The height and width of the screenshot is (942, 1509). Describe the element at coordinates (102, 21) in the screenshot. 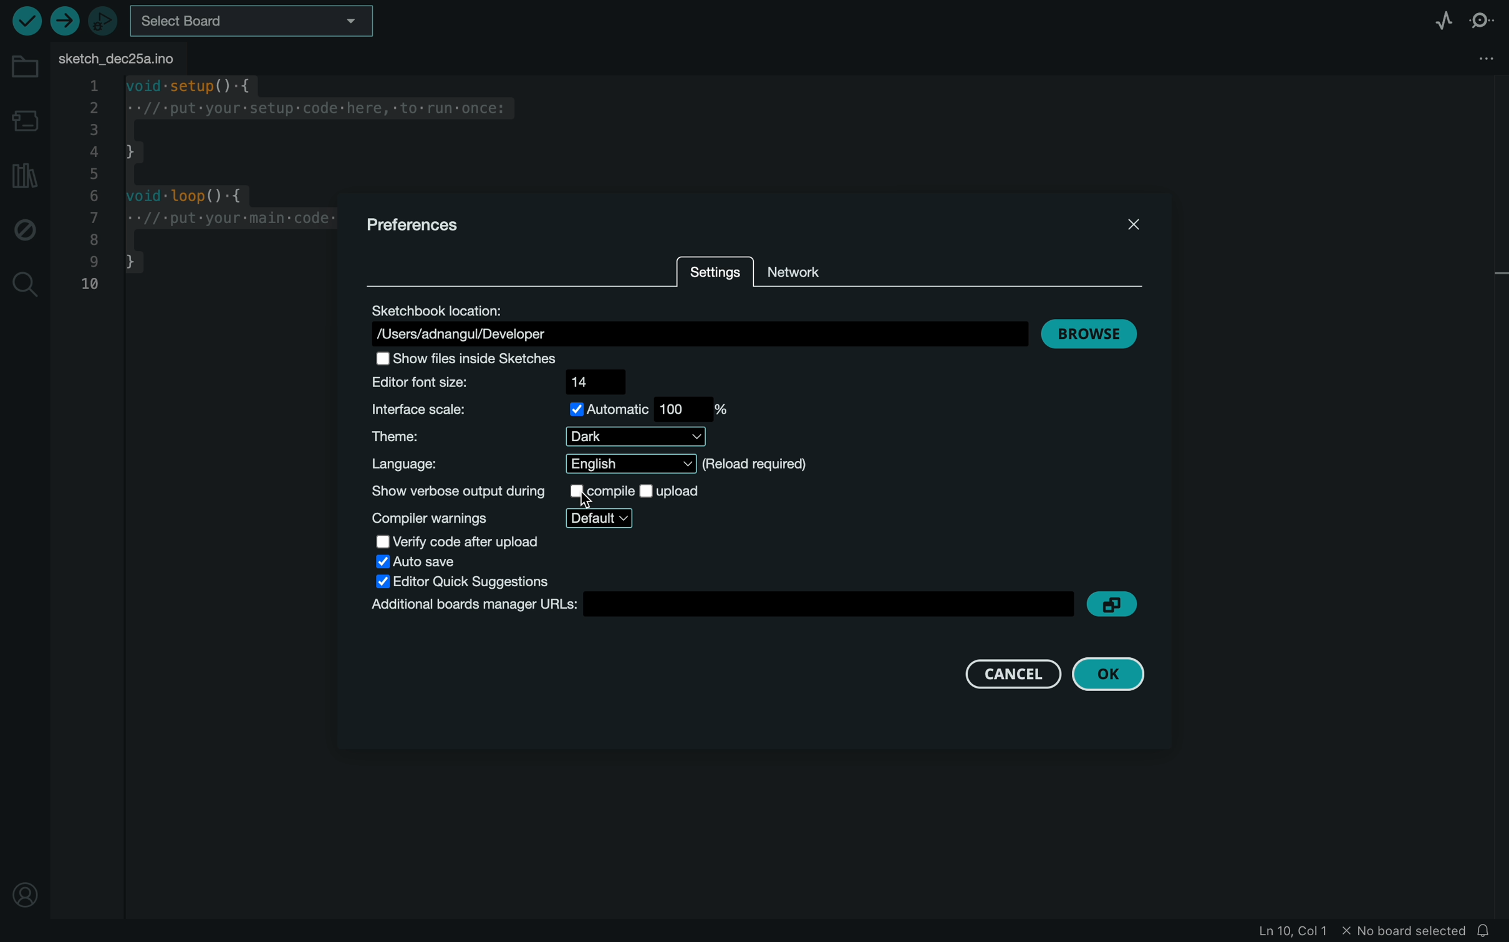

I see `debugger` at that location.